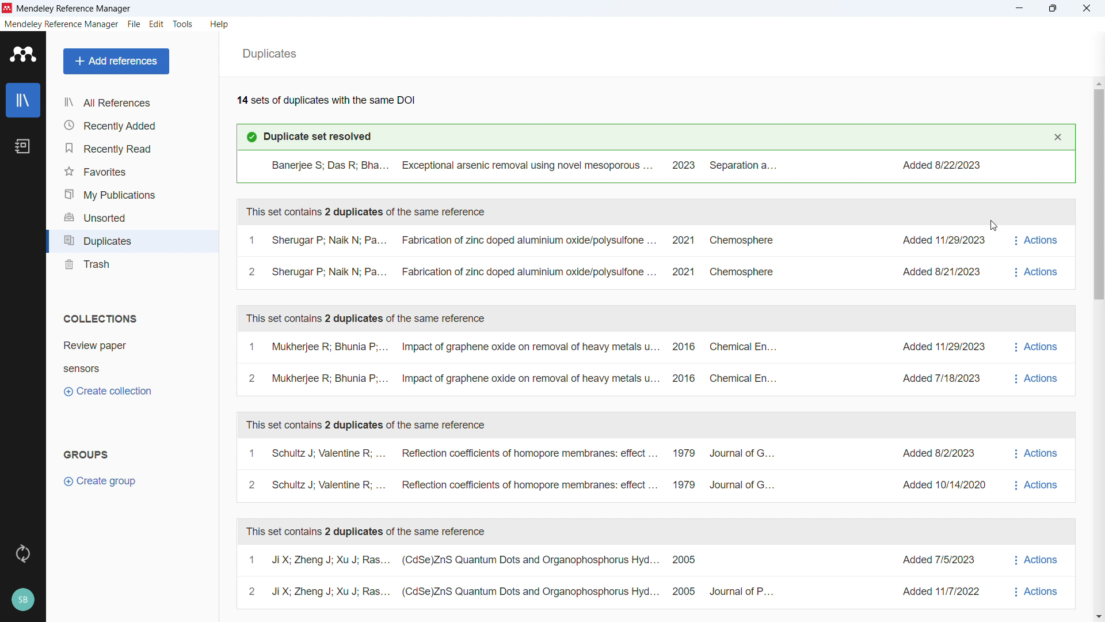 The width and height of the screenshot is (1105, 622). I want to click on All references , so click(132, 104).